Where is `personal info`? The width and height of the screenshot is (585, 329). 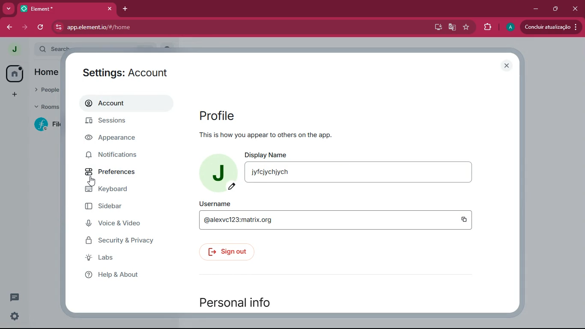 personal info is located at coordinates (242, 303).